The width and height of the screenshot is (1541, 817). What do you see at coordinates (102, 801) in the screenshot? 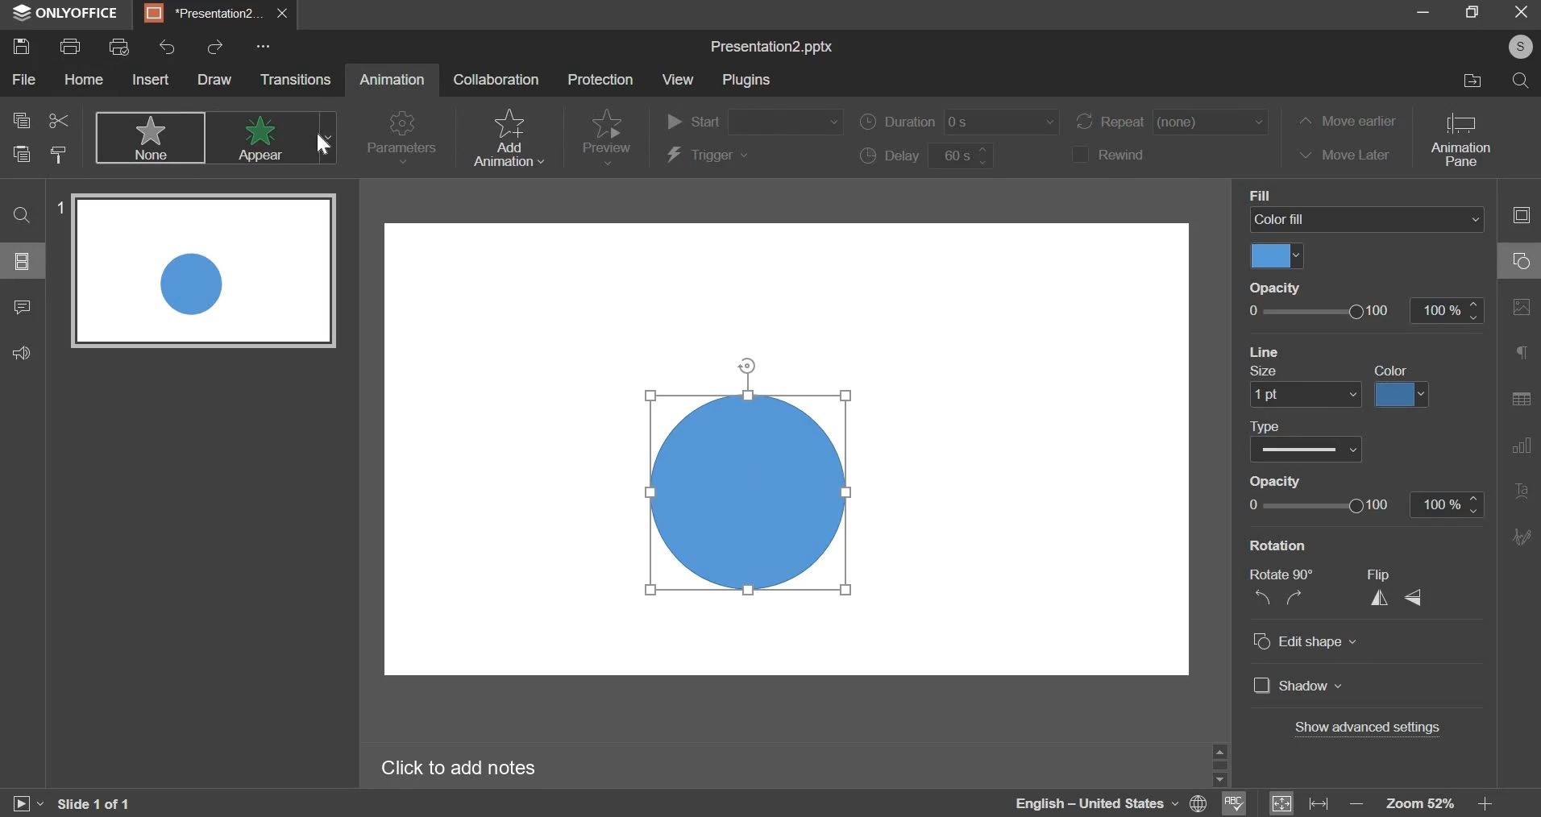
I see `Slide 1 of 1` at bounding box center [102, 801].